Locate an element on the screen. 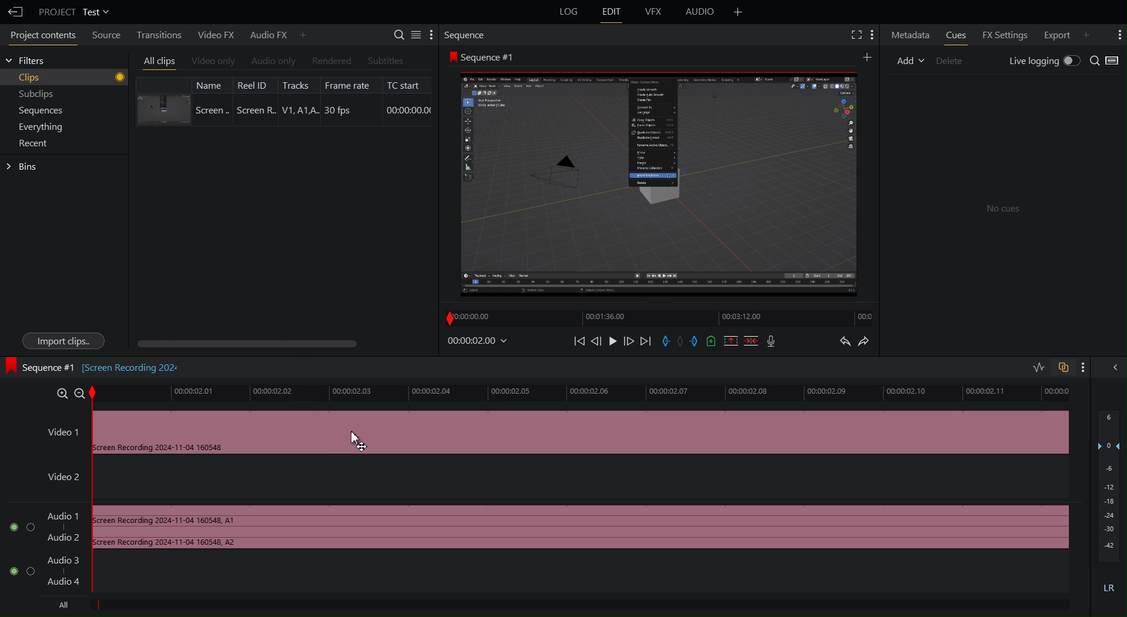 This screenshot has width=1127, height=617. Sequences is located at coordinates (35, 111).